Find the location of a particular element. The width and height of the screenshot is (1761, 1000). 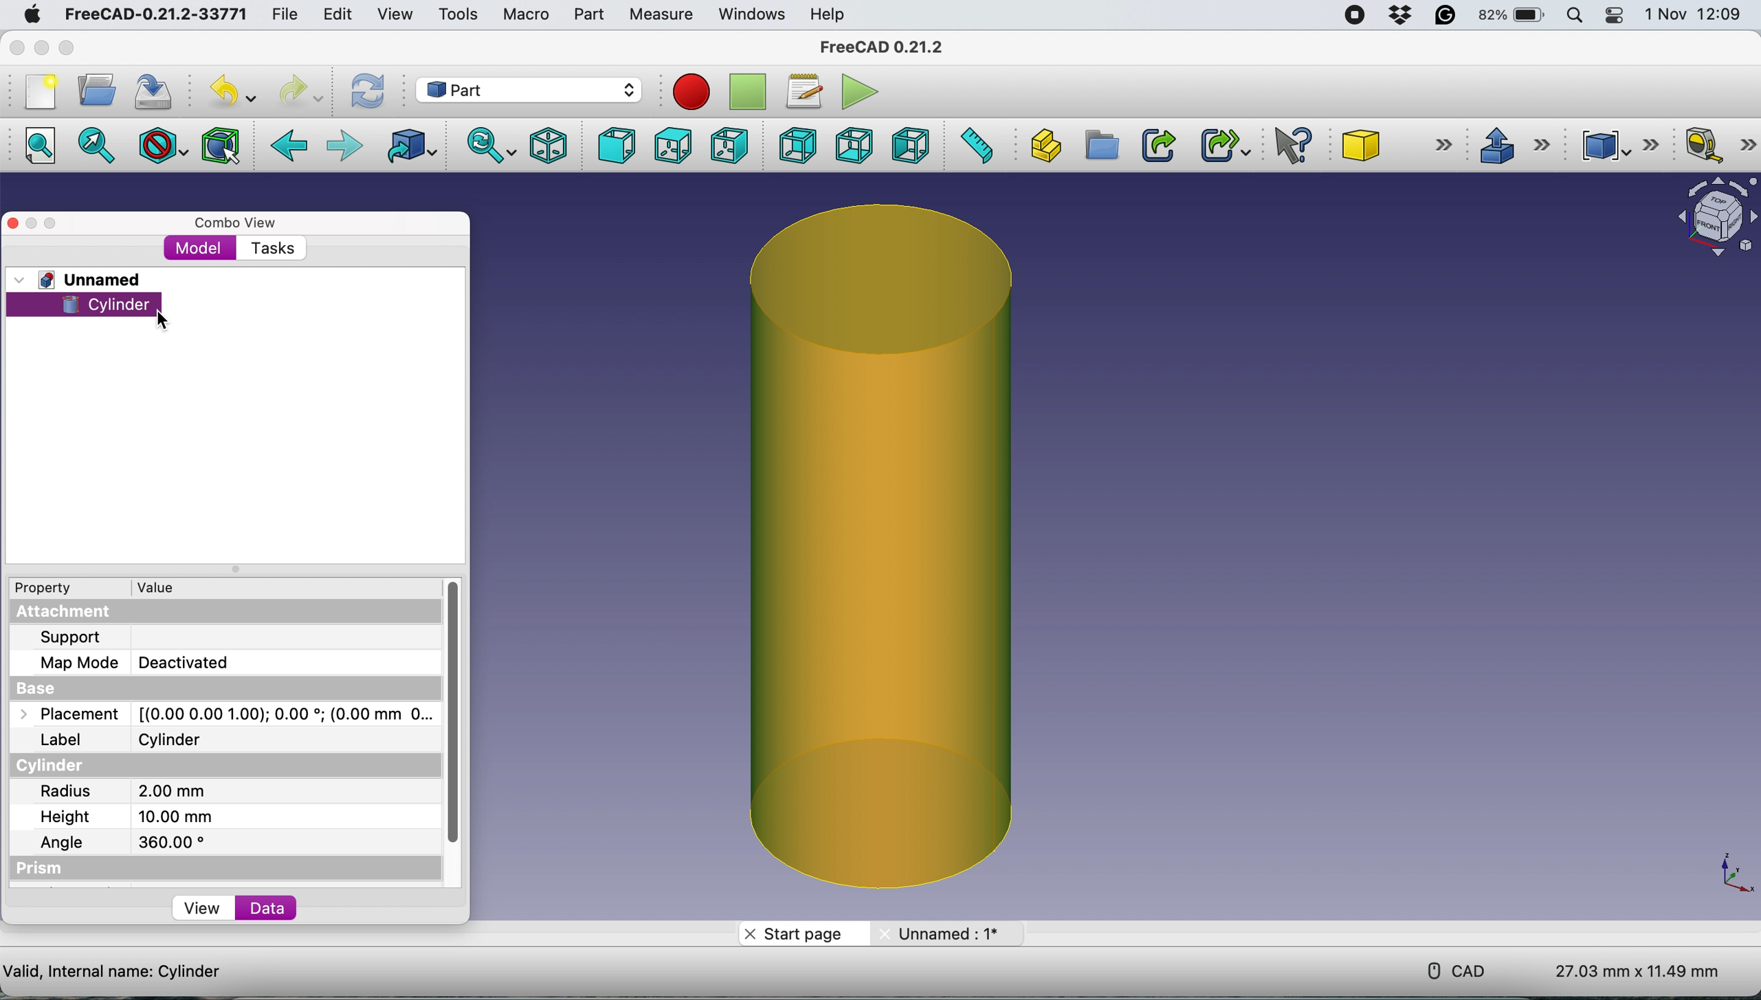

dimensions is located at coordinates (1629, 971).